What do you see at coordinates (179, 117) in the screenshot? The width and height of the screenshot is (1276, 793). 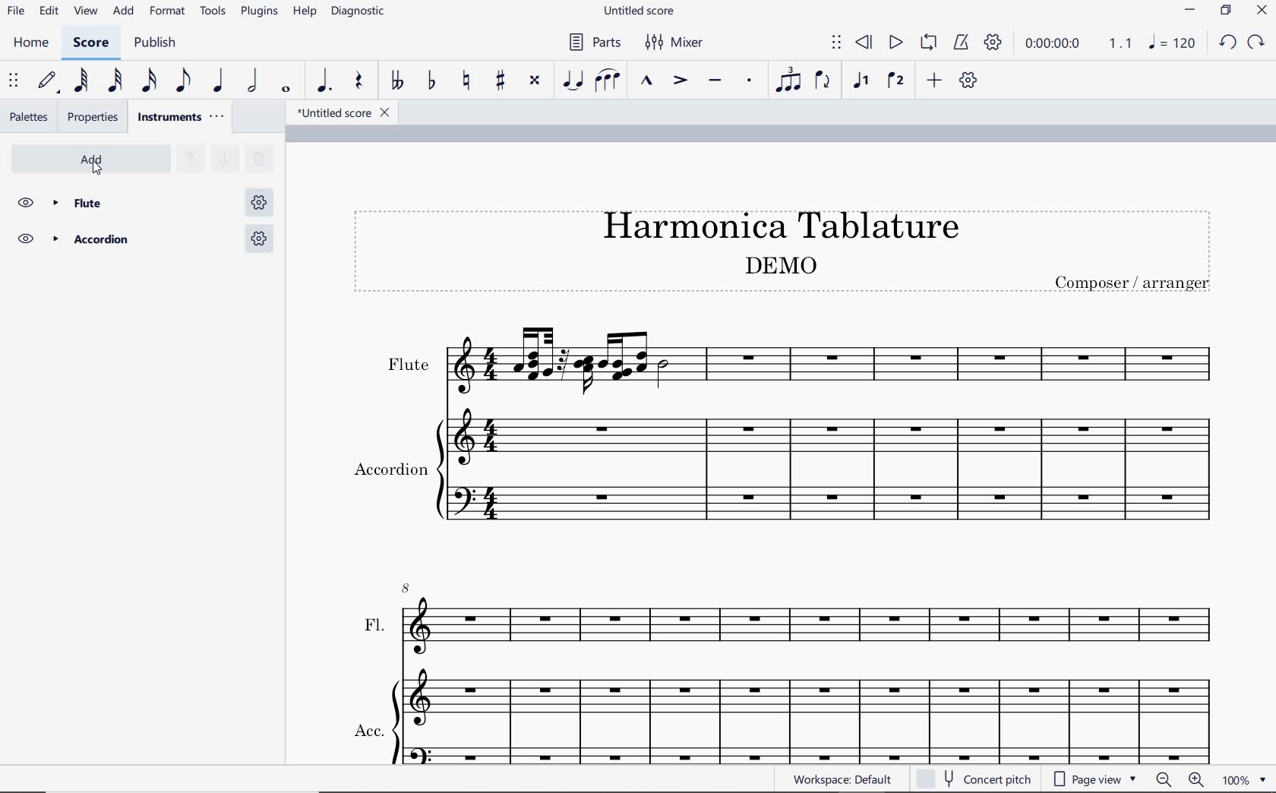 I see `instruments` at bounding box center [179, 117].